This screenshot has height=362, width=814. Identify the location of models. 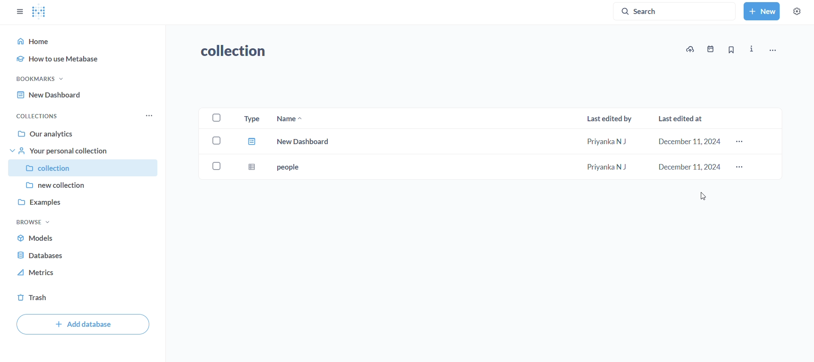
(39, 238).